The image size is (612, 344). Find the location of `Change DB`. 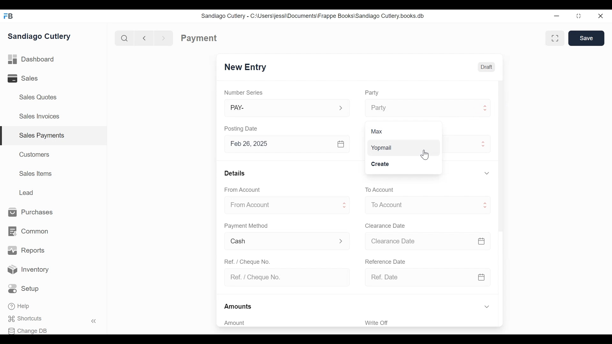

Change DB is located at coordinates (30, 330).